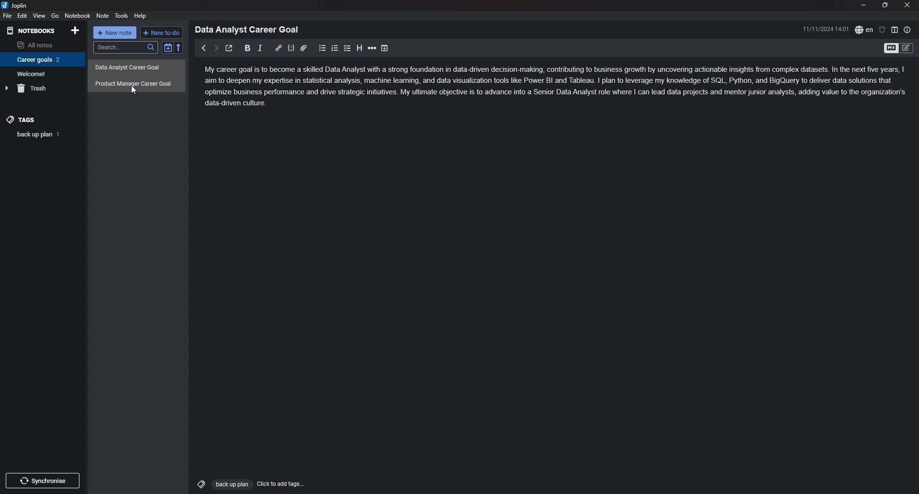  I want to click on hyperlink, so click(278, 48).